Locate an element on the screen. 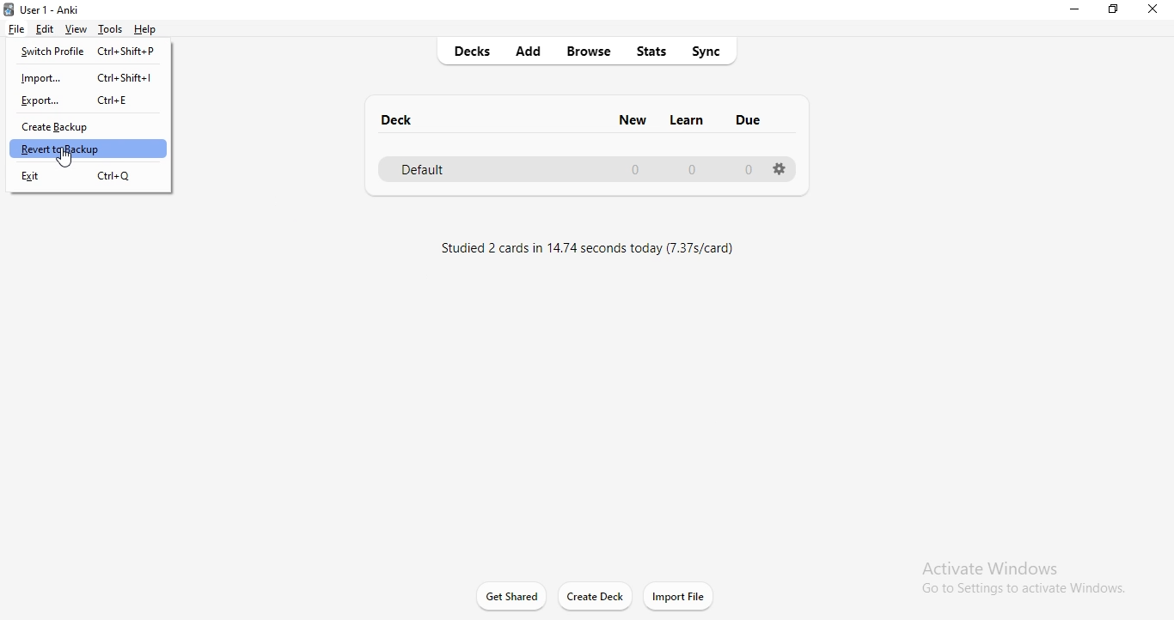 The width and height of the screenshot is (1174, 620). help is located at coordinates (150, 30).